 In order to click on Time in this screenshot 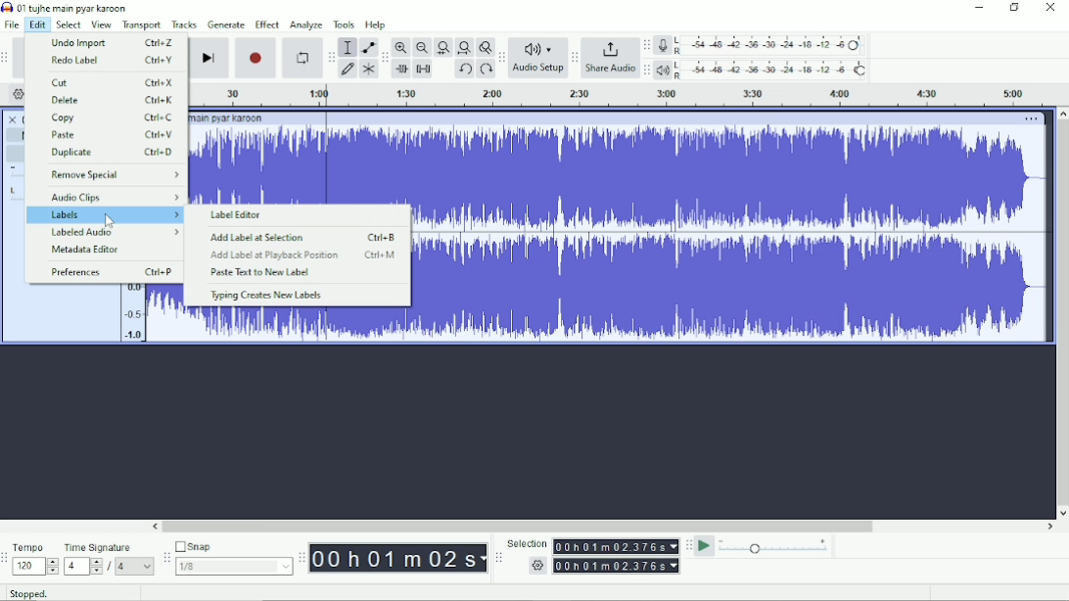, I will do `click(397, 558)`.